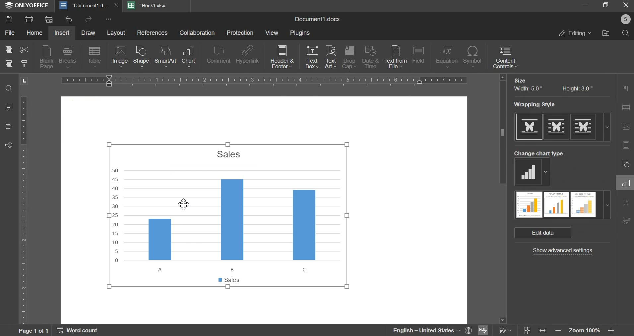 Image resolution: width=634 pixels, height=336 pixels. Describe the element at coordinates (120, 57) in the screenshot. I see `image` at that location.